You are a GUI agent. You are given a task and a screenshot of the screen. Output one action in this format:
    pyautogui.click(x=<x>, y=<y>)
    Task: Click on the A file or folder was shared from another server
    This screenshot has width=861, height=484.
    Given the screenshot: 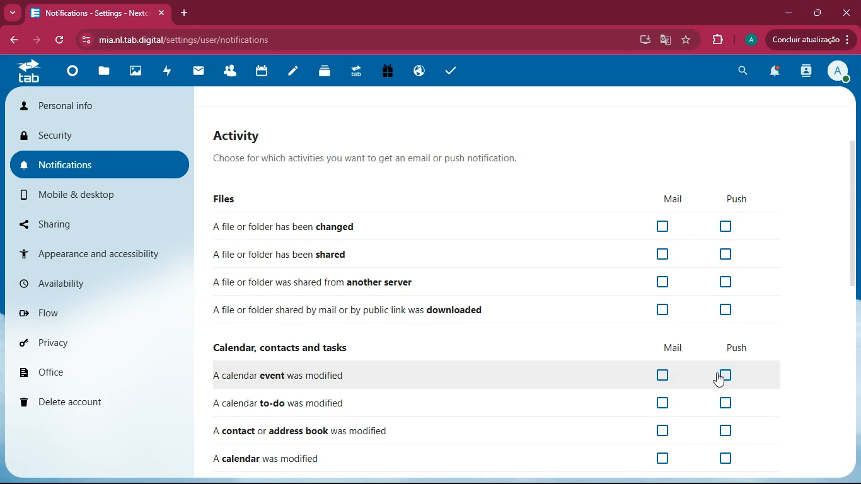 What is the action you would take?
    pyautogui.click(x=315, y=282)
    